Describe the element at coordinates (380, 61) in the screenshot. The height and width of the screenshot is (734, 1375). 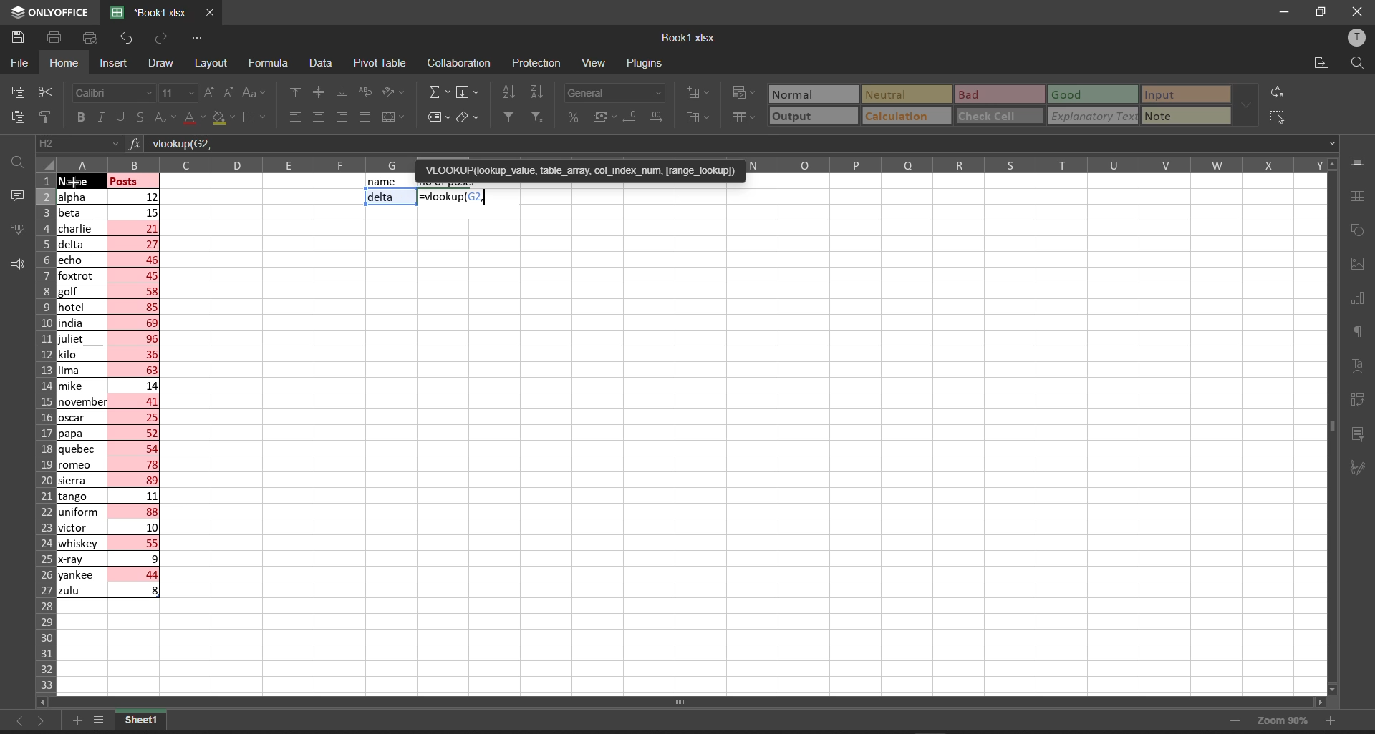
I see `pivot table` at that location.